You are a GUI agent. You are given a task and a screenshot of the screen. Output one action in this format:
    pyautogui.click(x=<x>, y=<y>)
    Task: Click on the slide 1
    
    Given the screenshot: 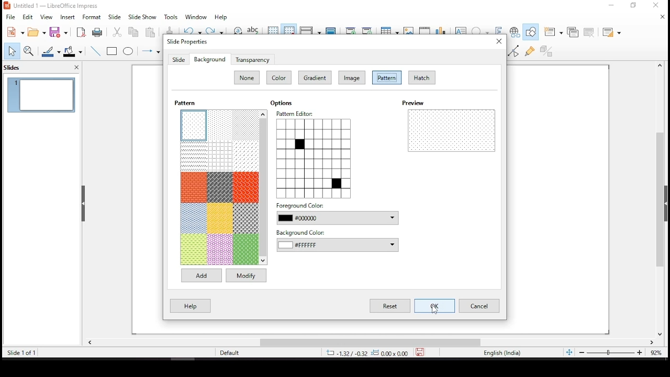 What is the action you would take?
    pyautogui.click(x=41, y=95)
    